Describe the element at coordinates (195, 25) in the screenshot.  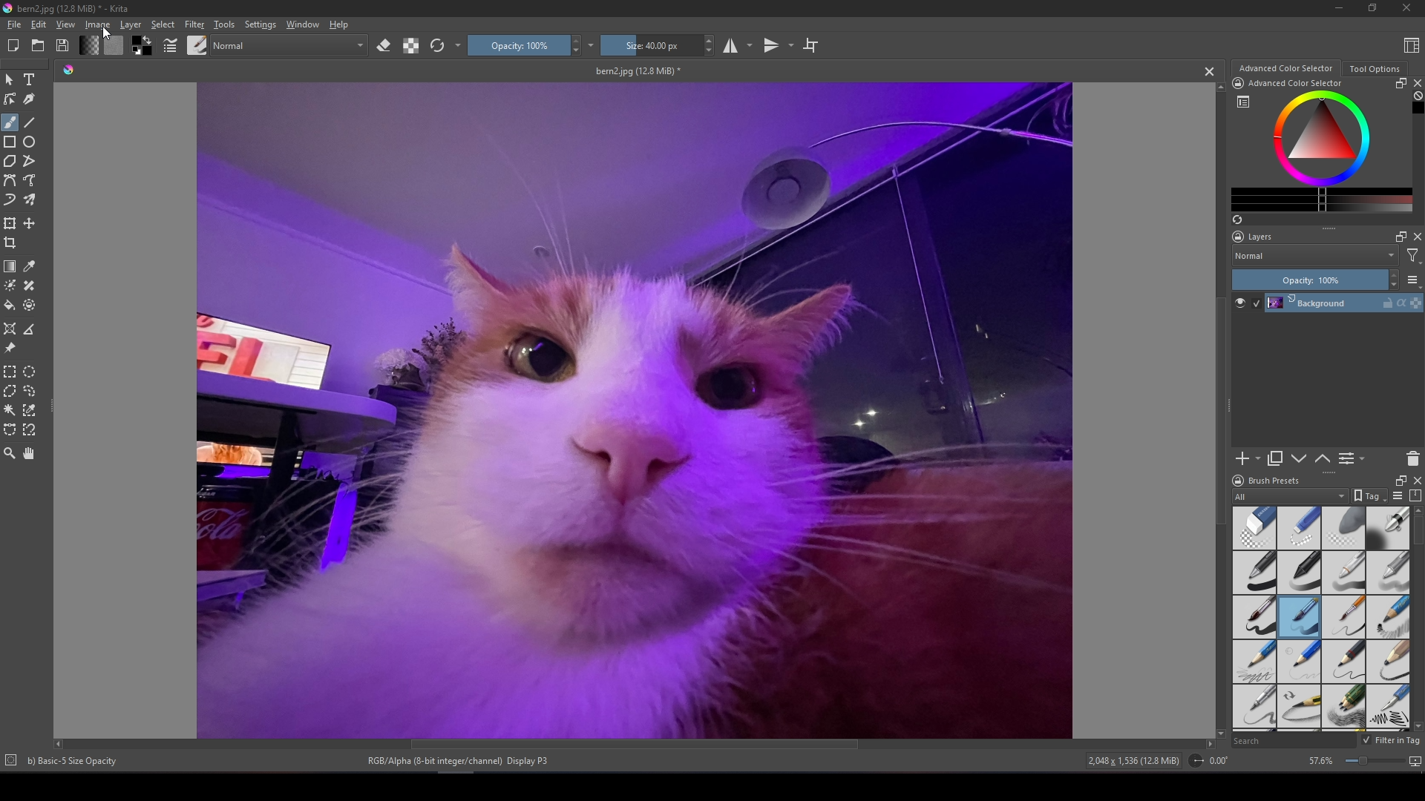
I see `Filter` at that location.